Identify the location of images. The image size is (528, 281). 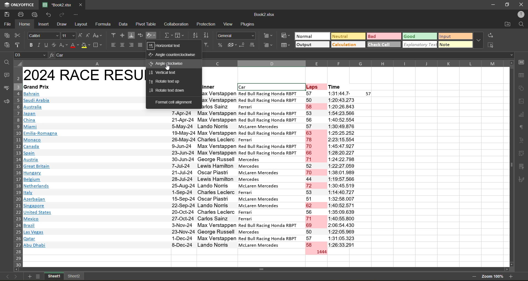
(522, 101).